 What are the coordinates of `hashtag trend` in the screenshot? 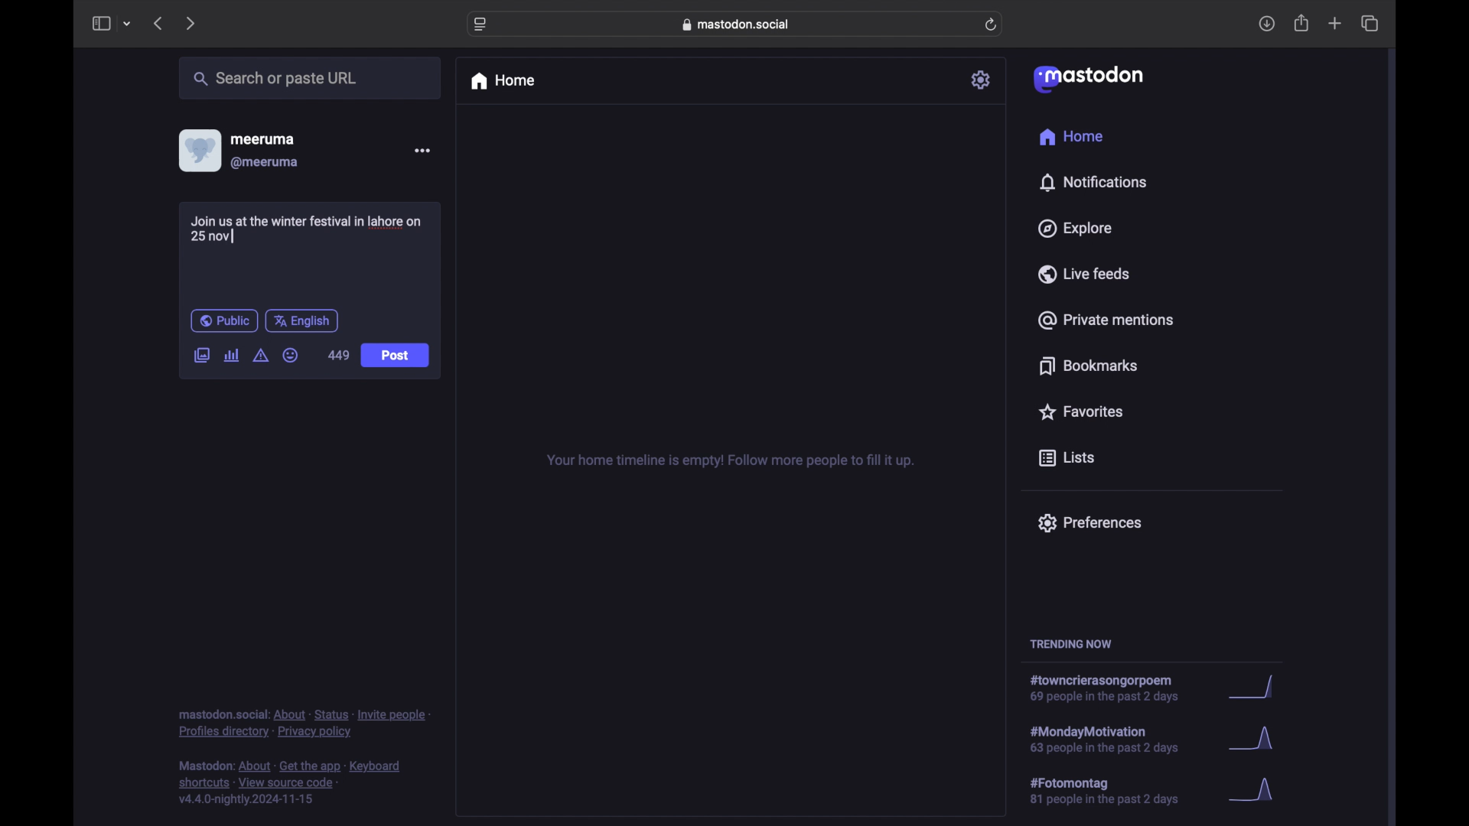 It's located at (1115, 792).